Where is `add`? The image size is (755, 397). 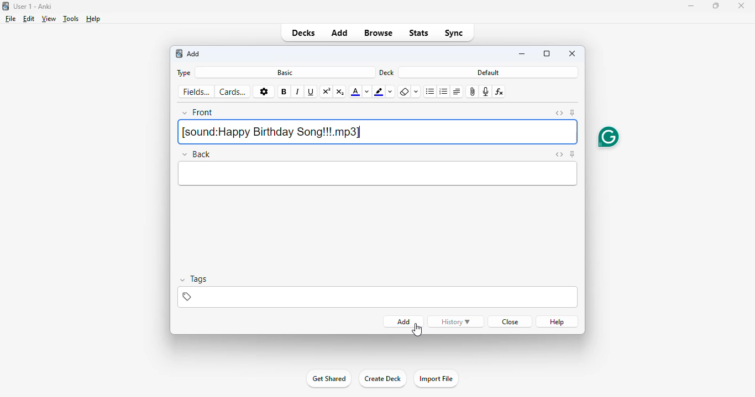 add is located at coordinates (194, 53).